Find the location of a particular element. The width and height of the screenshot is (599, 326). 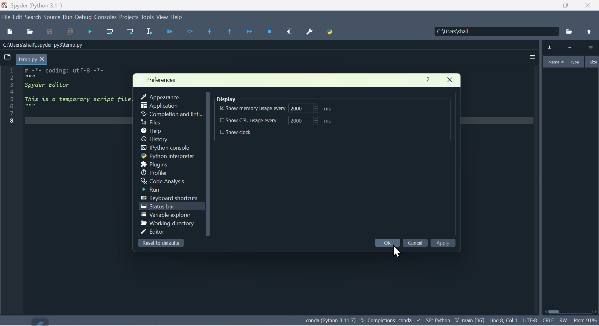

Show memory usage is located at coordinates (273, 108).